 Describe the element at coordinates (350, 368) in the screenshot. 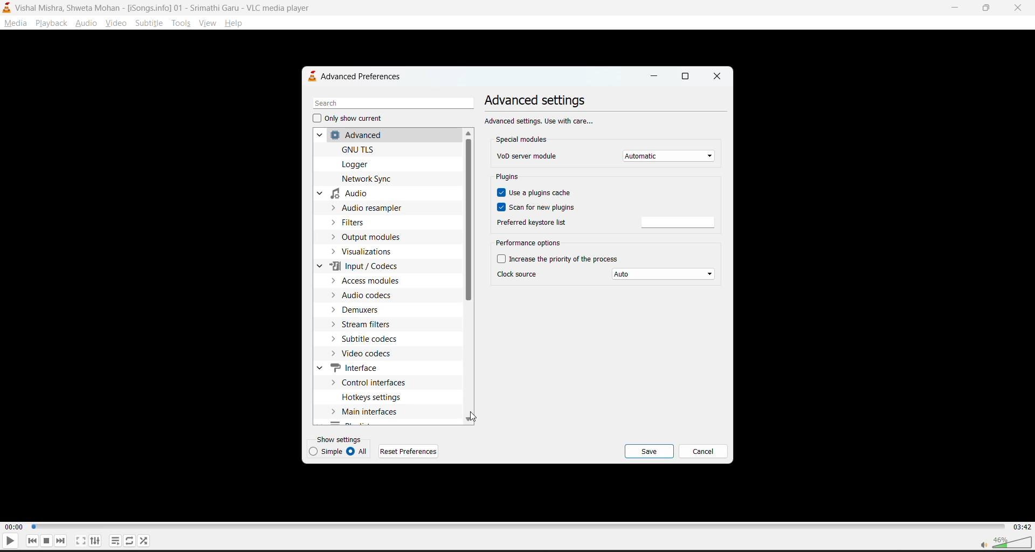

I see `interface` at that location.